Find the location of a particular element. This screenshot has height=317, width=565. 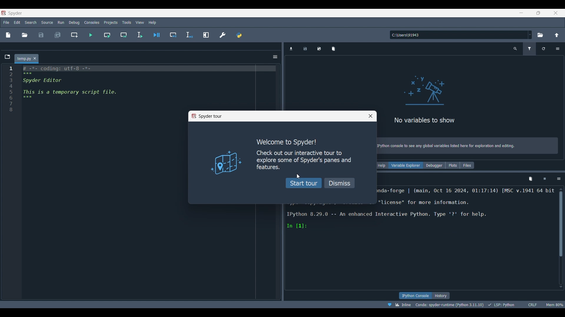

spyder tour is located at coordinates (205, 117).